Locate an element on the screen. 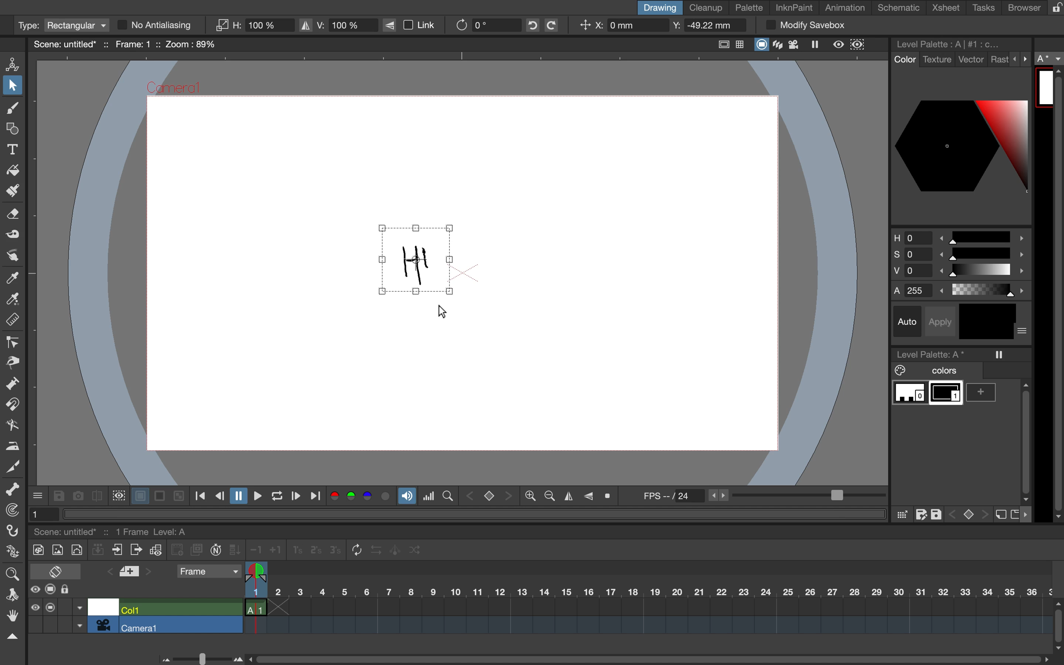  toggle between options is located at coordinates (80, 617).